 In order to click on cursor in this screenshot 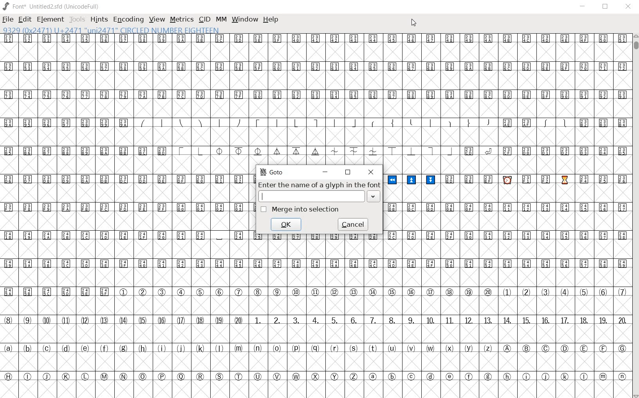, I will do `click(413, 23)`.